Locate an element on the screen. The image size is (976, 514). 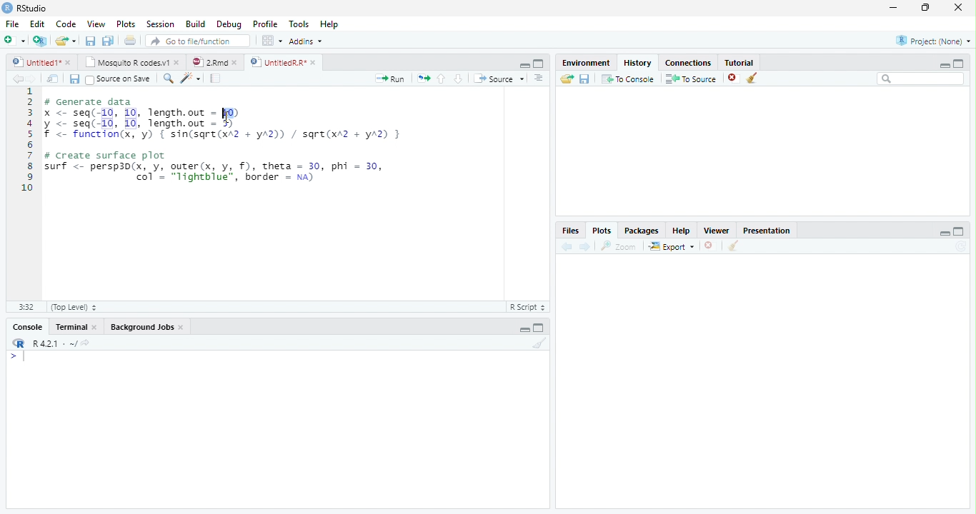
Go forward to next source location is located at coordinates (32, 79).